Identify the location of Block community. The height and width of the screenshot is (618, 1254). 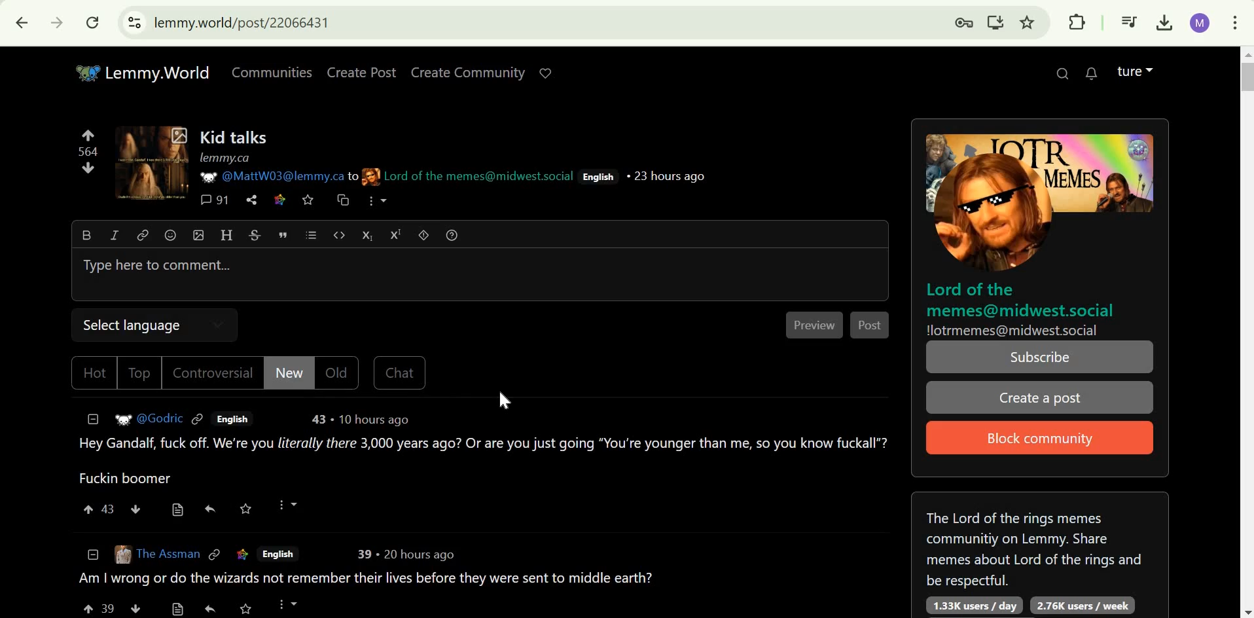
(1042, 436).